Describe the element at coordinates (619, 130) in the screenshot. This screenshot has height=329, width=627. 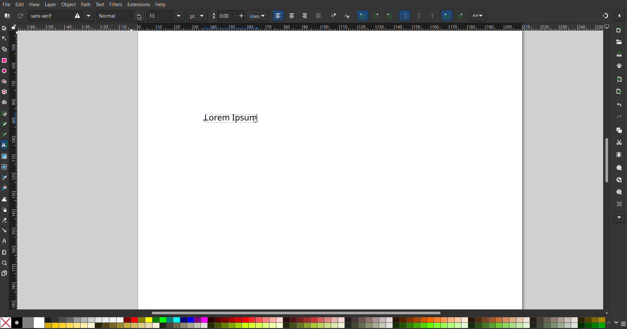
I see `Copy` at that location.